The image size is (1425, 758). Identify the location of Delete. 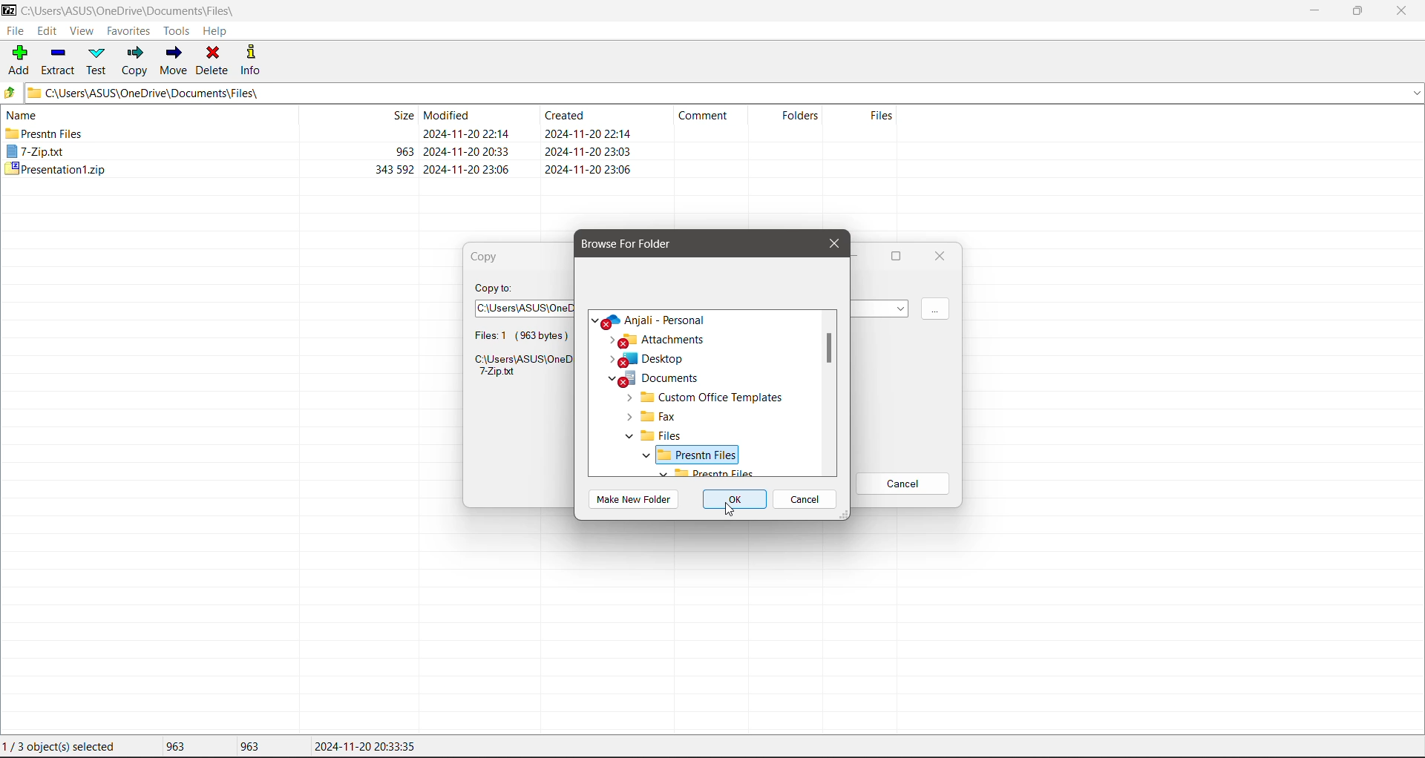
(214, 59).